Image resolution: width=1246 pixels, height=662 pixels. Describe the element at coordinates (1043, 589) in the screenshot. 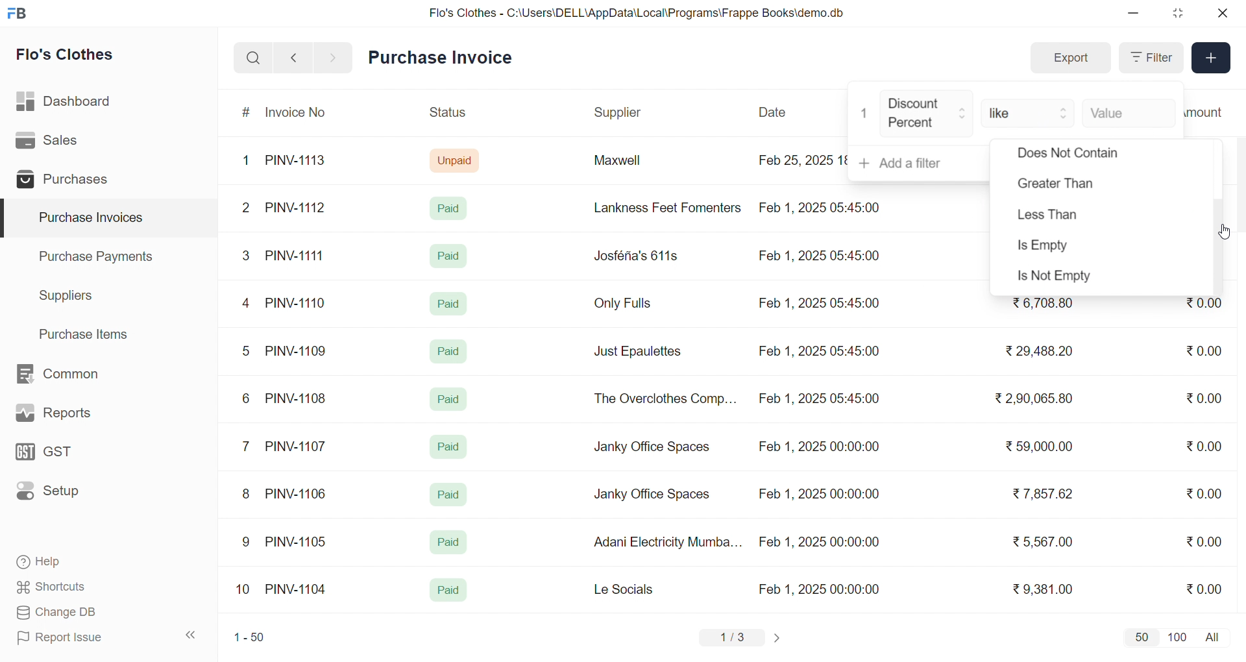

I see `₹9,381.00` at that location.